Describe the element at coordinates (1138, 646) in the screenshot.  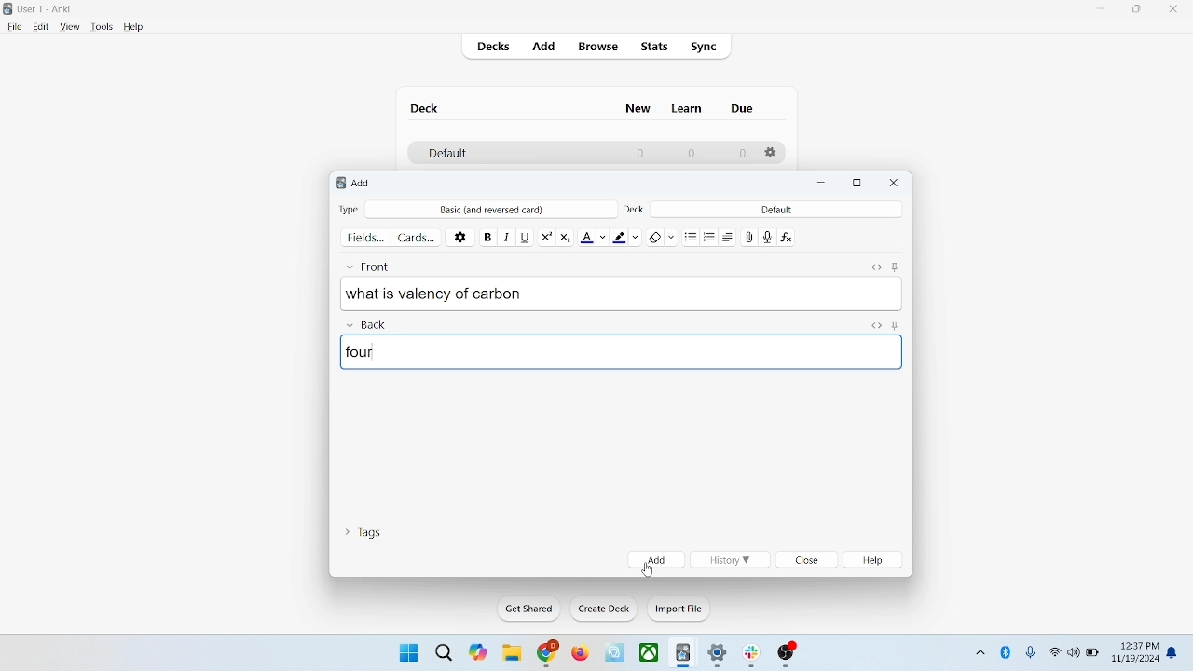
I see `12:37 PM` at that location.